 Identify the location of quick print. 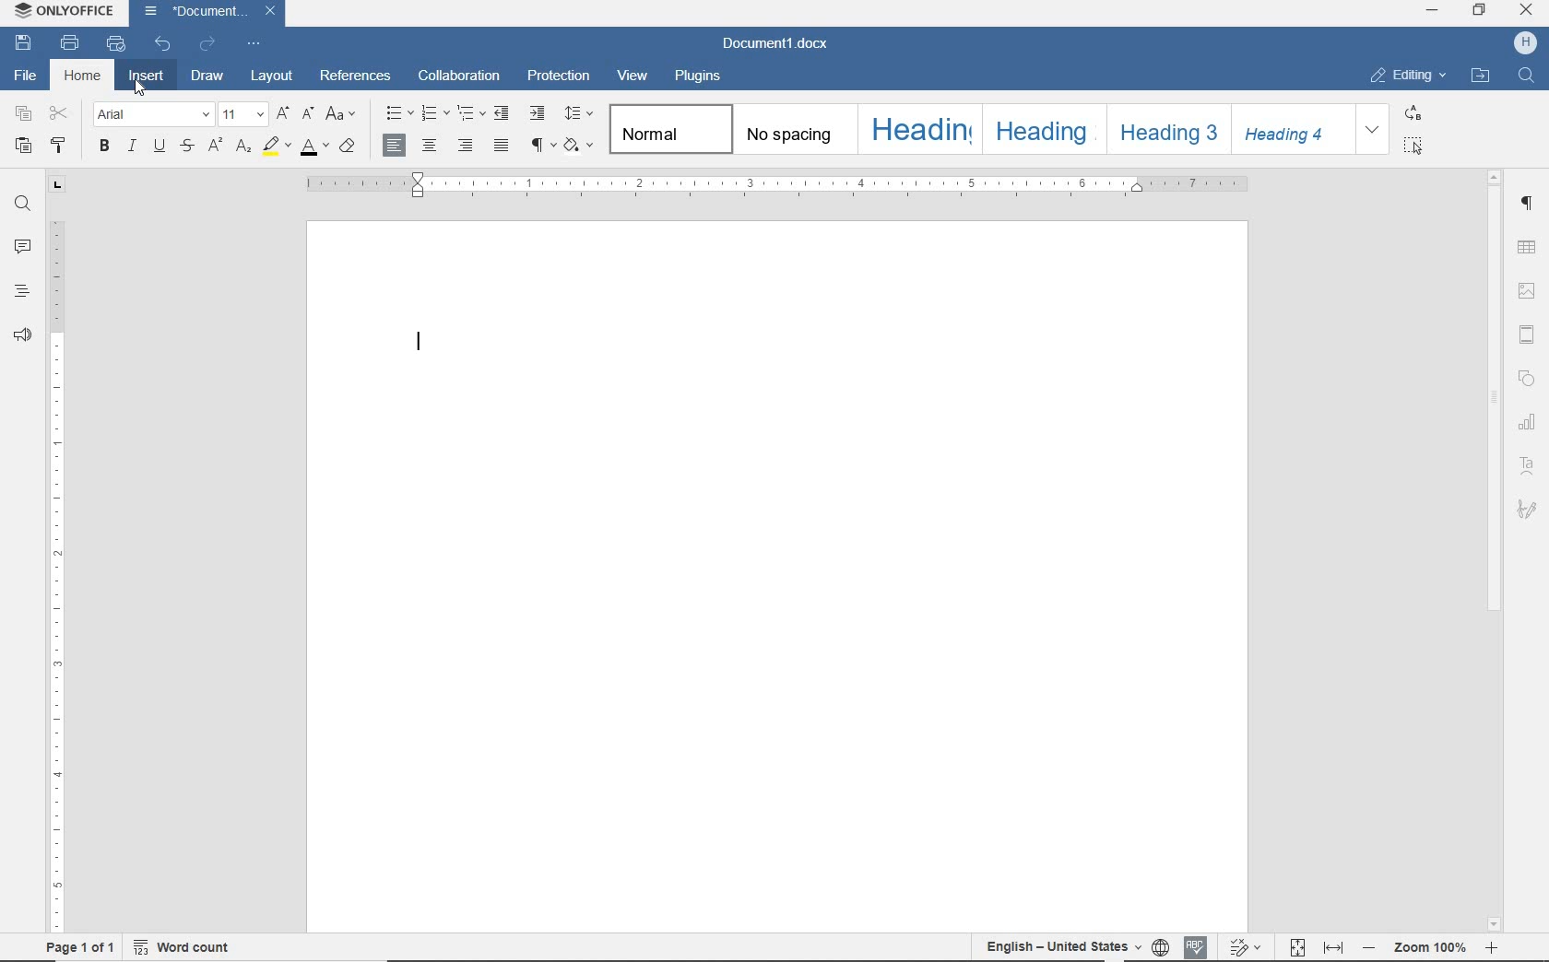
(115, 44).